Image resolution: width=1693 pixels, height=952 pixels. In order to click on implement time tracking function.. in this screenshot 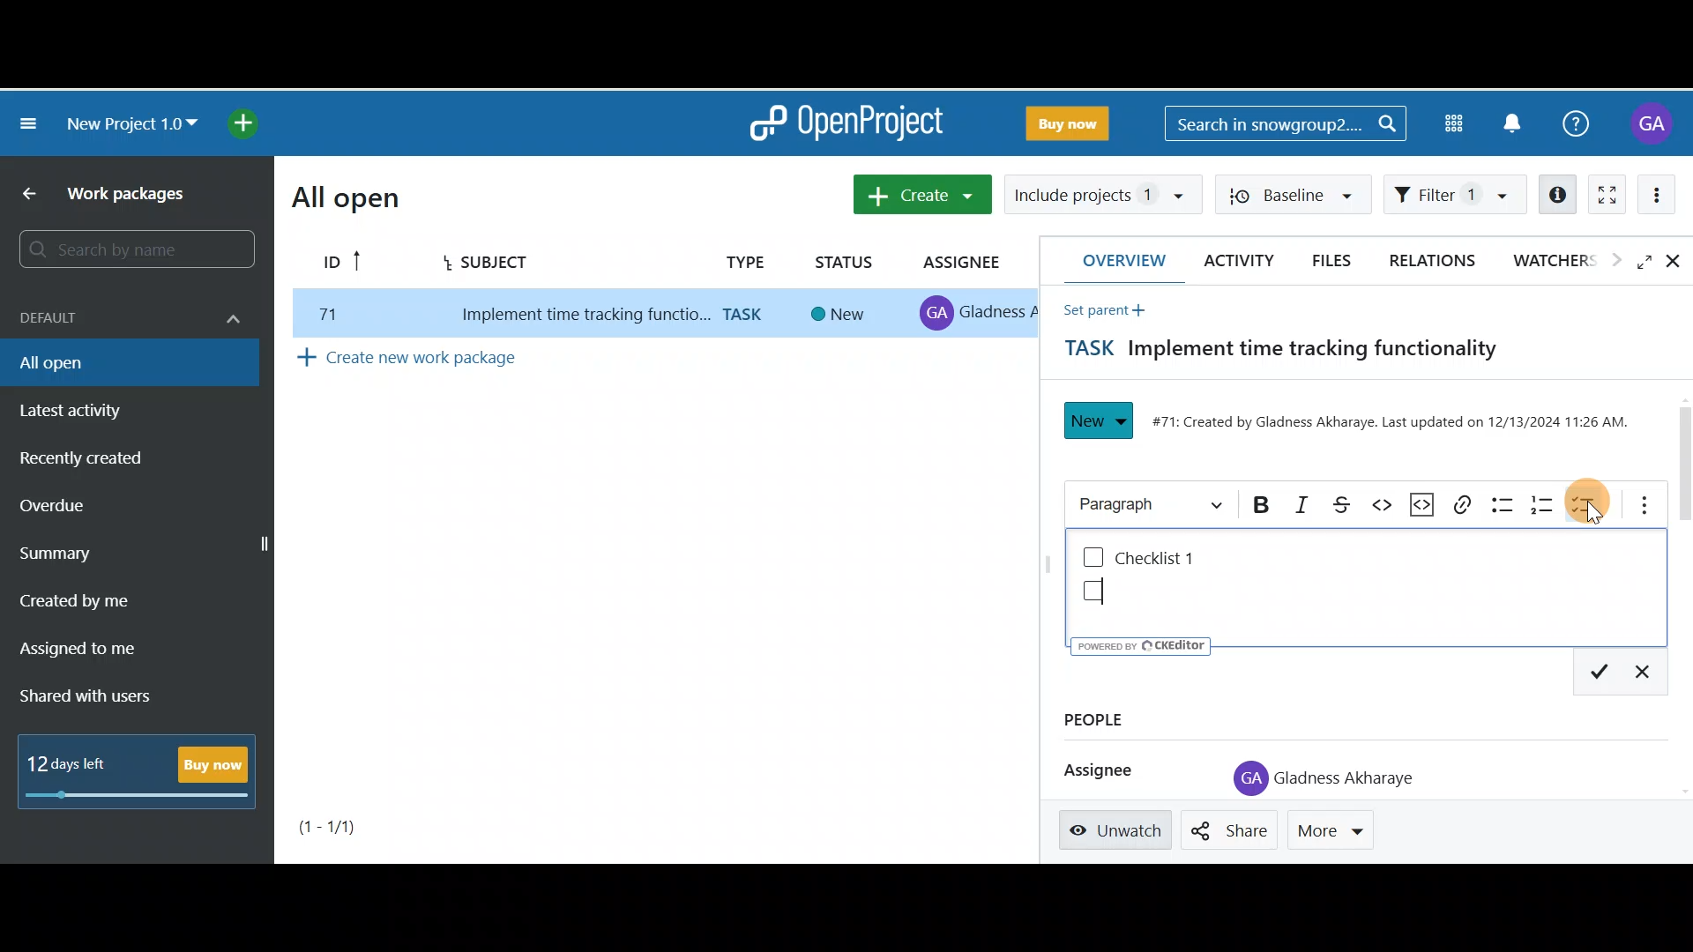, I will do `click(574, 316)`.